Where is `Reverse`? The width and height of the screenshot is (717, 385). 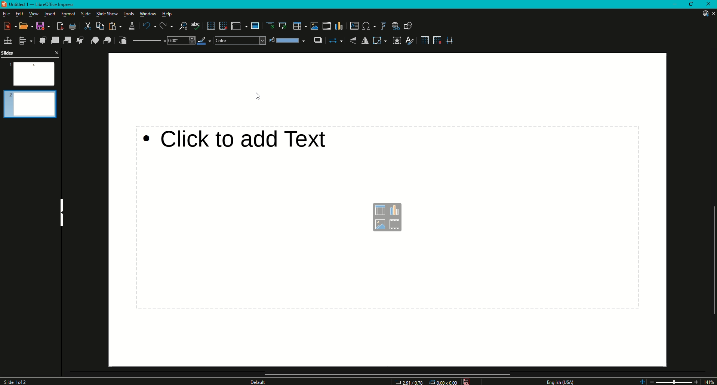 Reverse is located at coordinates (122, 41).